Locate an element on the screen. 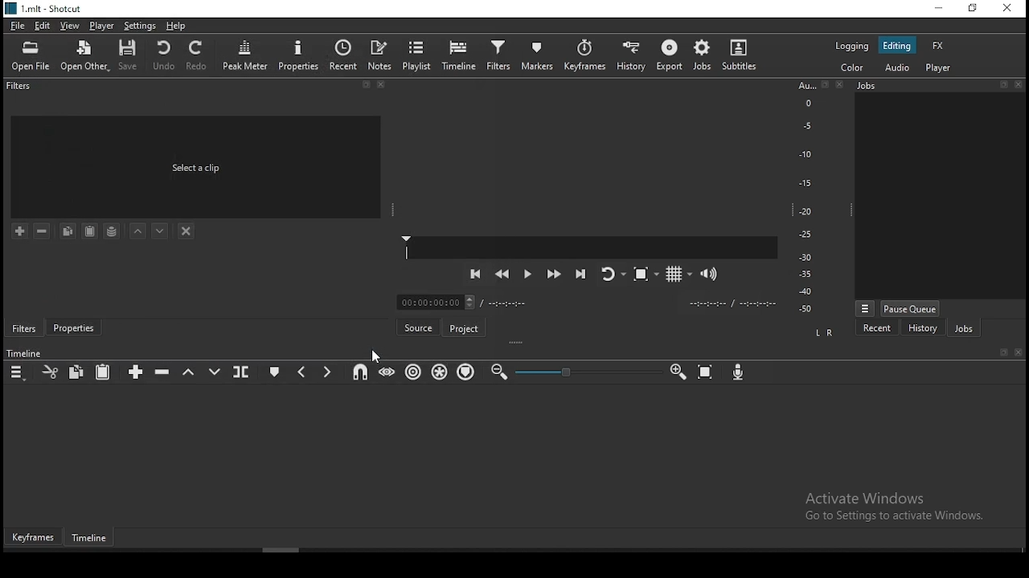 The width and height of the screenshot is (1029, 578). show volume control is located at coordinates (711, 271).